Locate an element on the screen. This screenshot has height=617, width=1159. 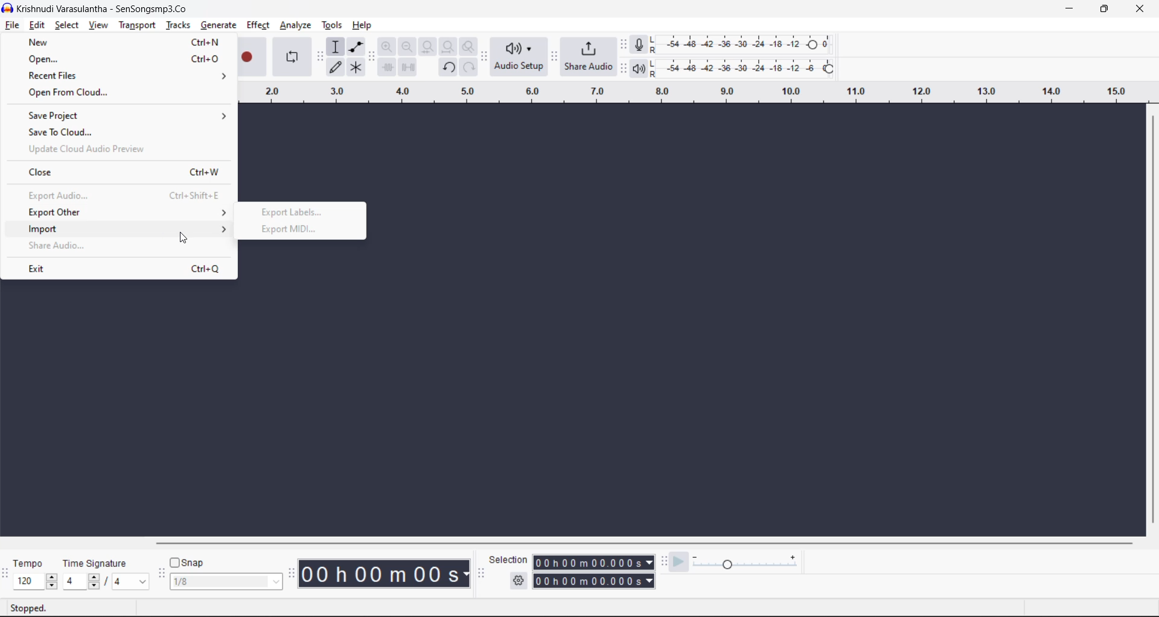
enable looping is located at coordinates (293, 57).